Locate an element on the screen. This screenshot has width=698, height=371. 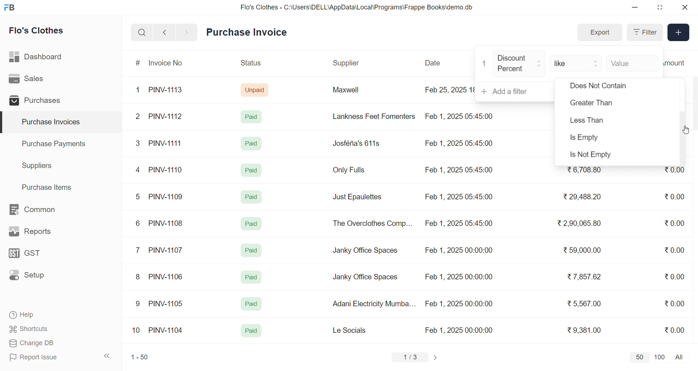
Paid is located at coordinates (253, 196).